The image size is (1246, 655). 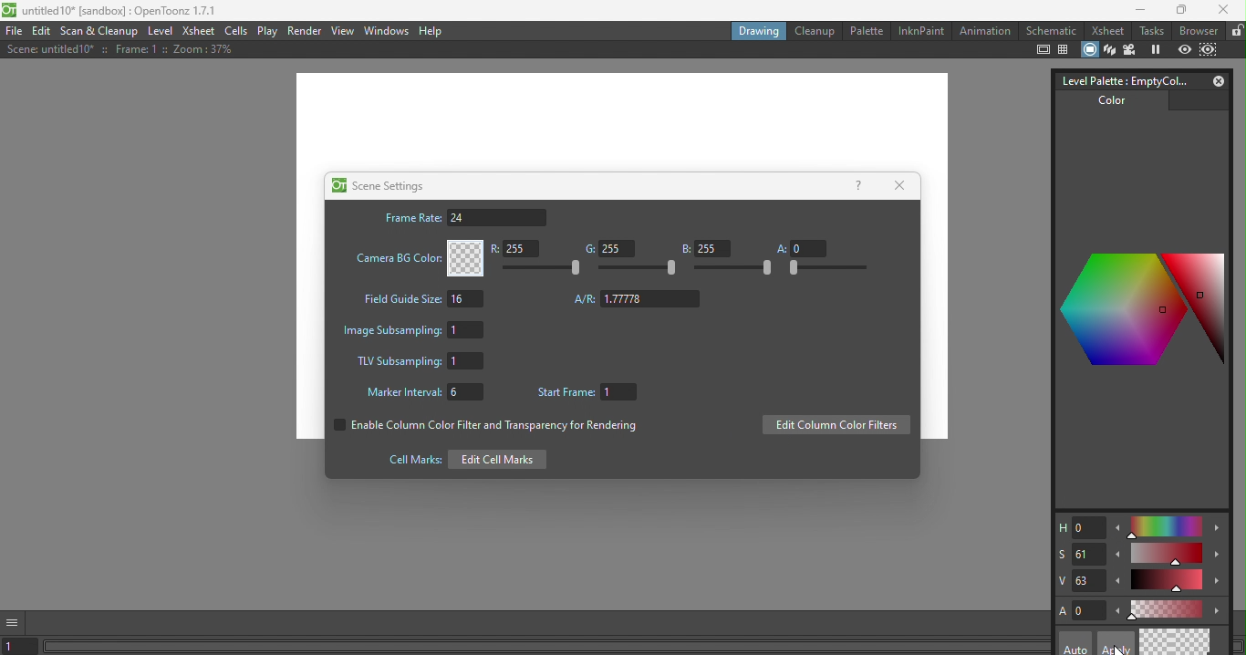 I want to click on Xsheet, so click(x=197, y=31).